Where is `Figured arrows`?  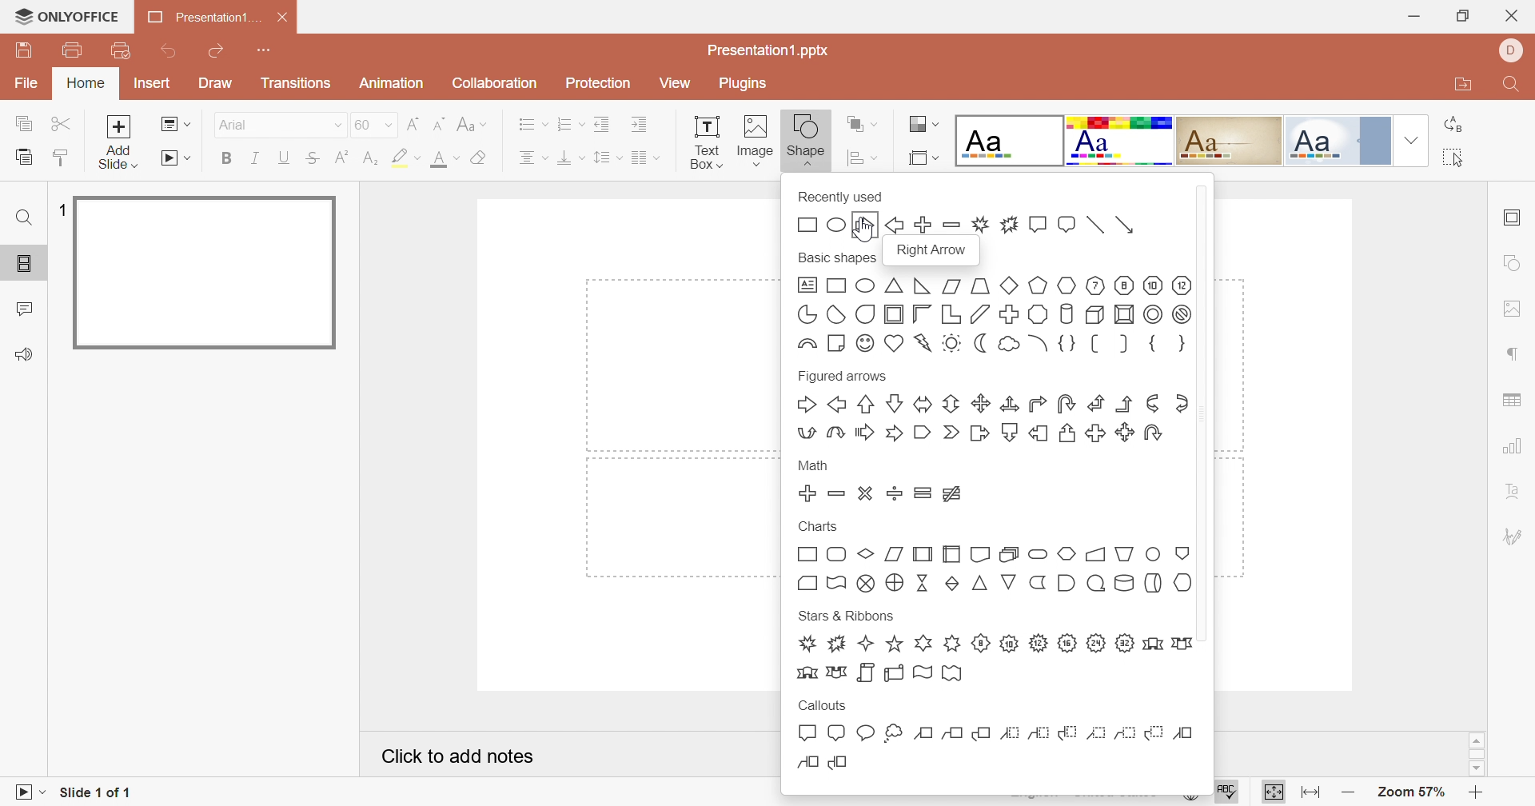 Figured arrows is located at coordinates (843, 377).